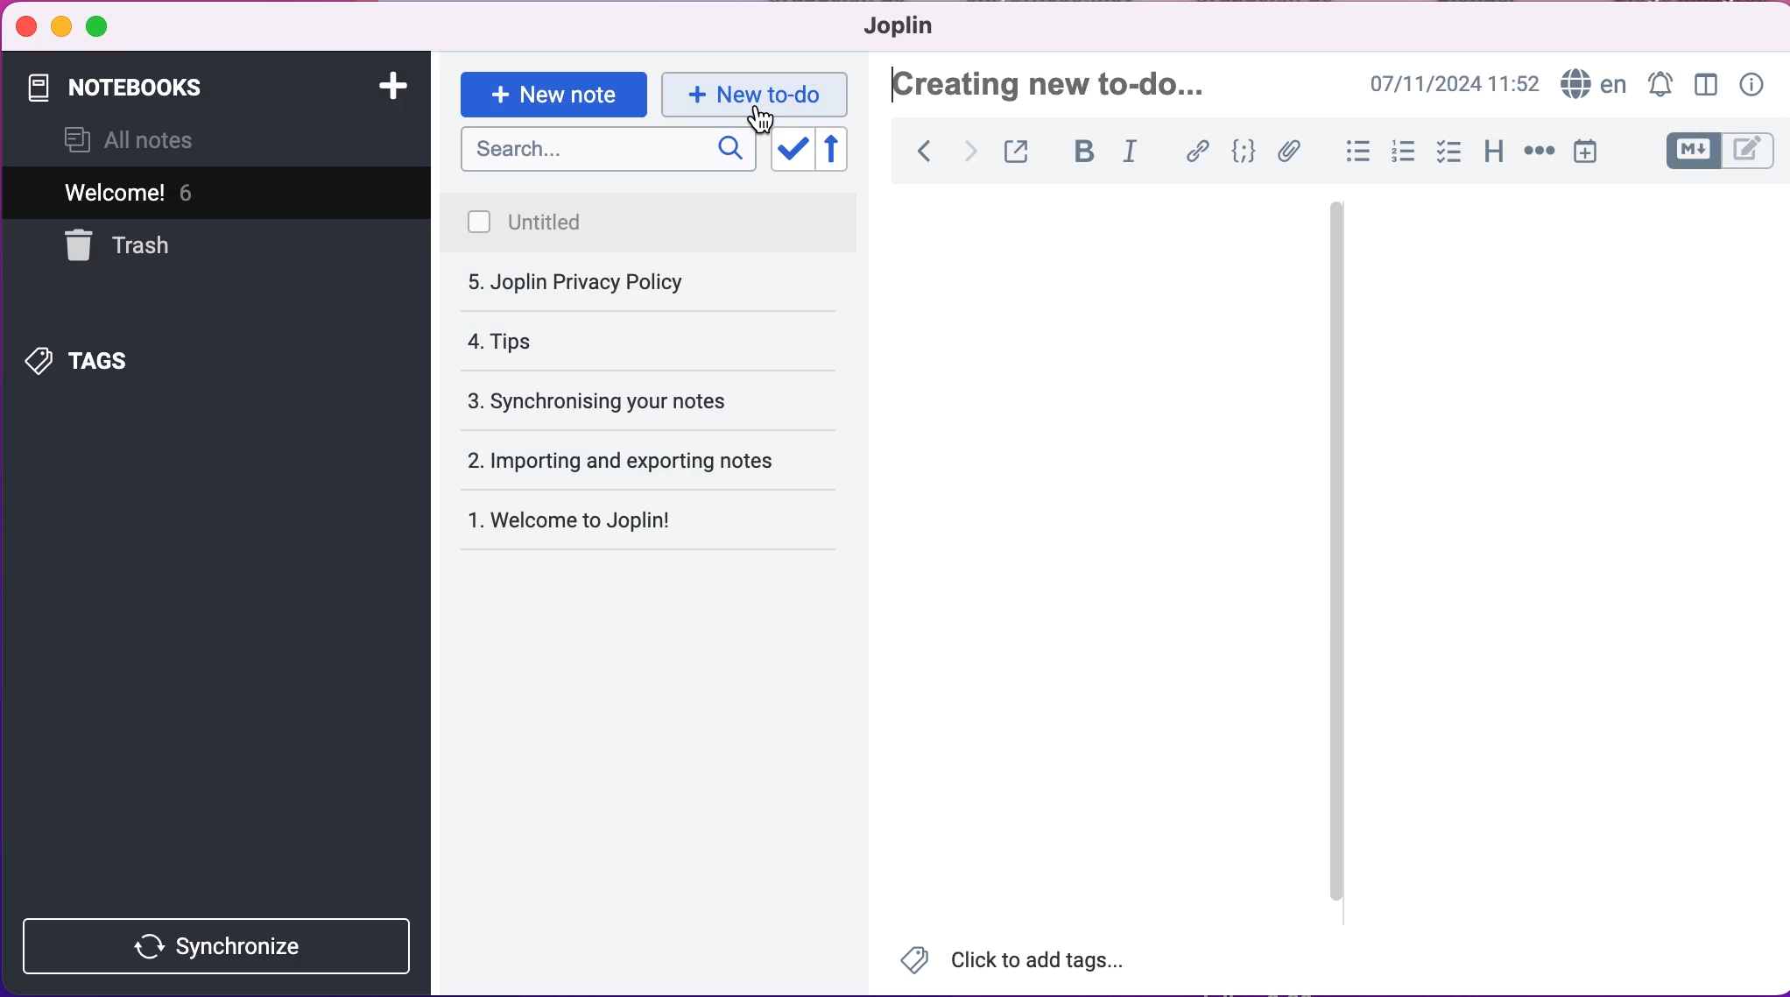 The width and height of the screenshot is (1790, 997). What do you see at coordinates (1241, 152) in the screenshot?
I see `code` at bounding box center [1241, 152].